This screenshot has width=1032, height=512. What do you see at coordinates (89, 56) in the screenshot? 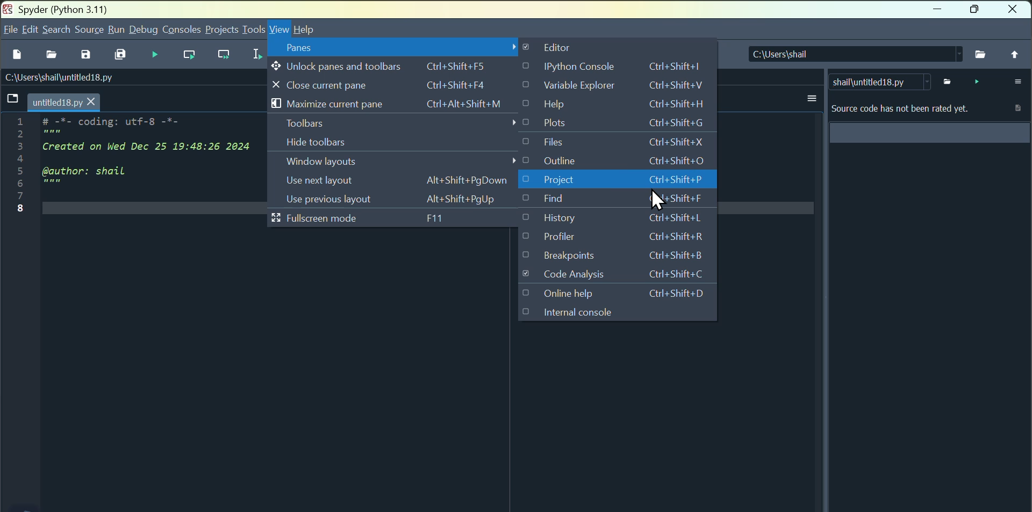
I see `save` at bounding box center [89, 56].